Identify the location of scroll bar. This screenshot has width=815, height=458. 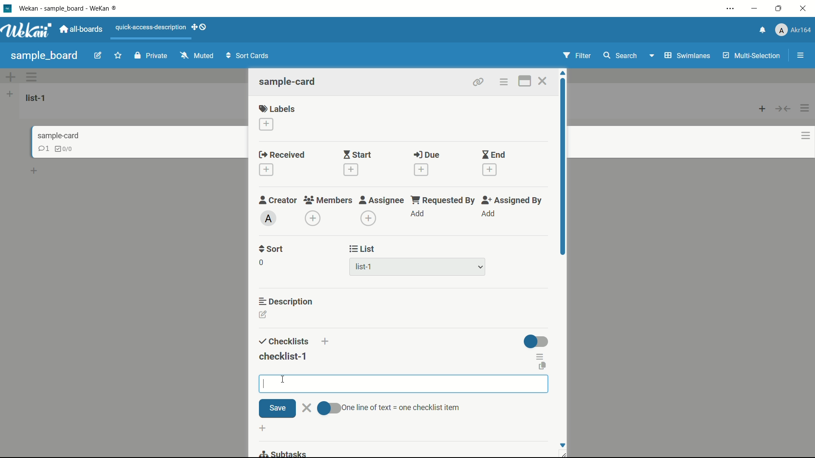
(564, 177).